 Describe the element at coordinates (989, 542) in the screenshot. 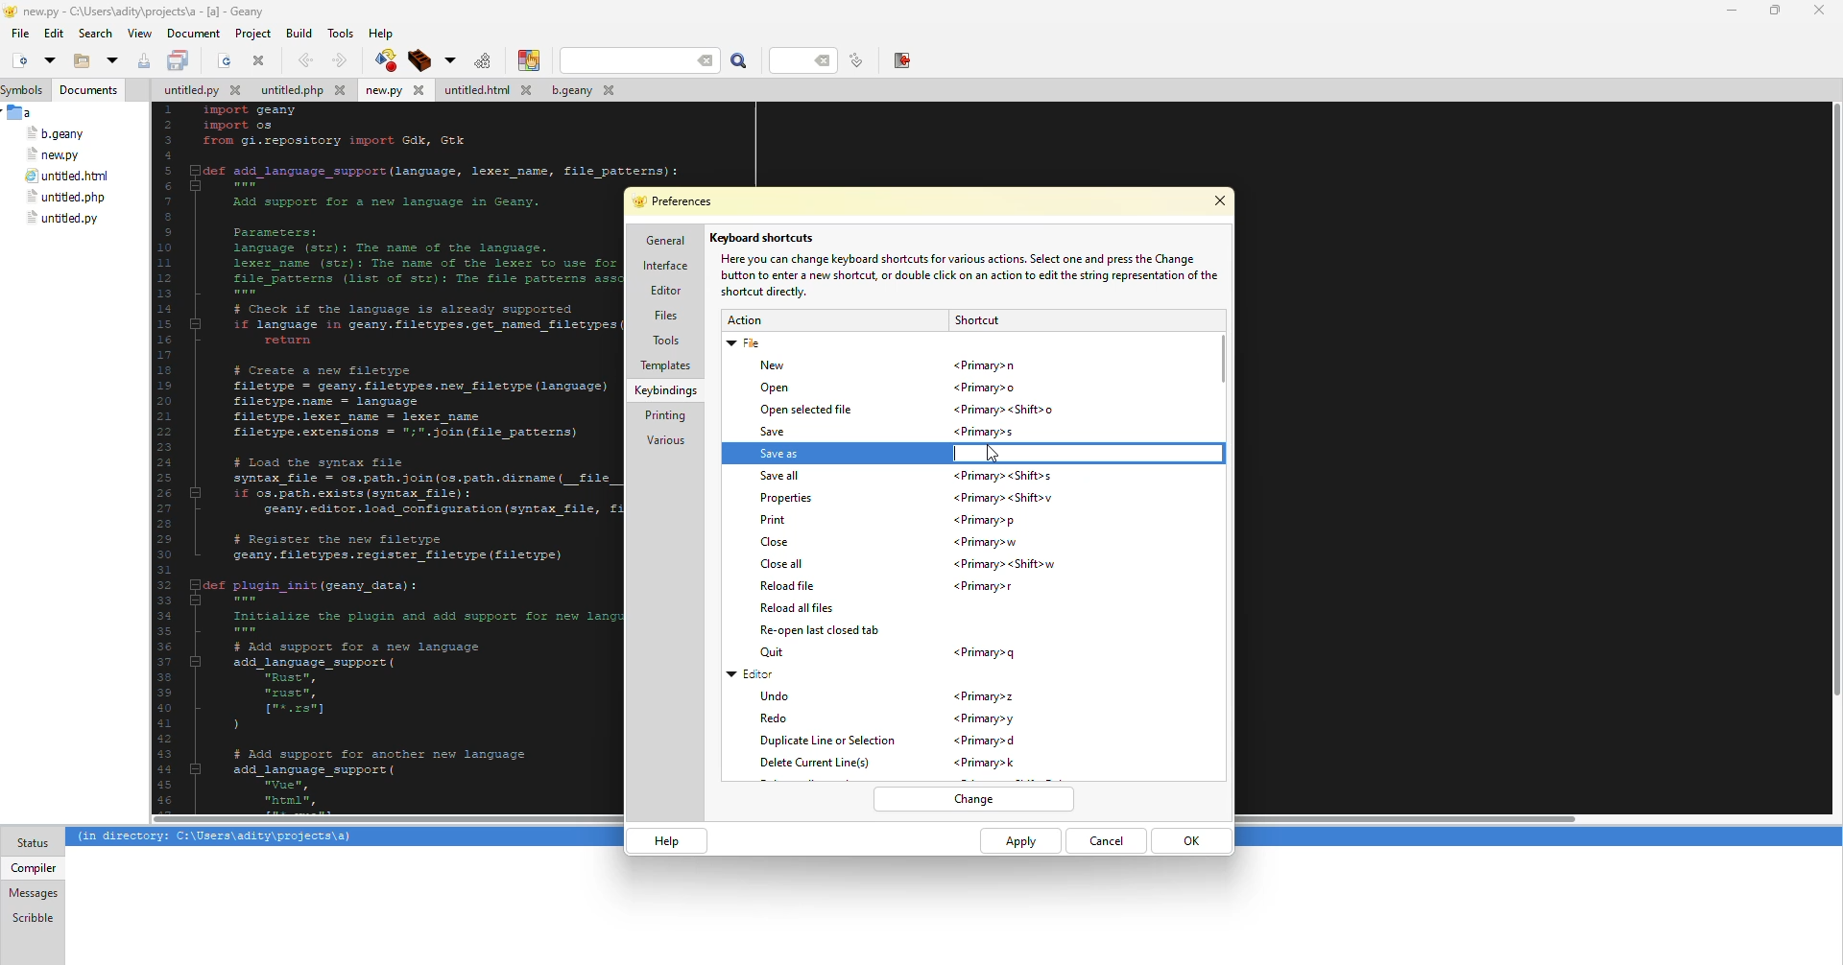

I see `shortcut` at that location.